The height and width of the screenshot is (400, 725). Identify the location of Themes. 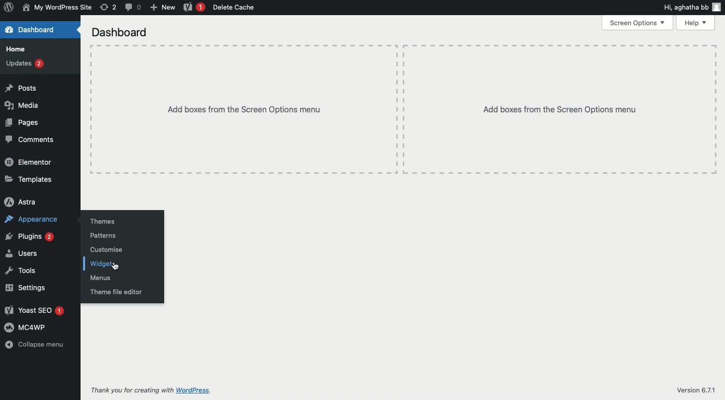
(103, 222).